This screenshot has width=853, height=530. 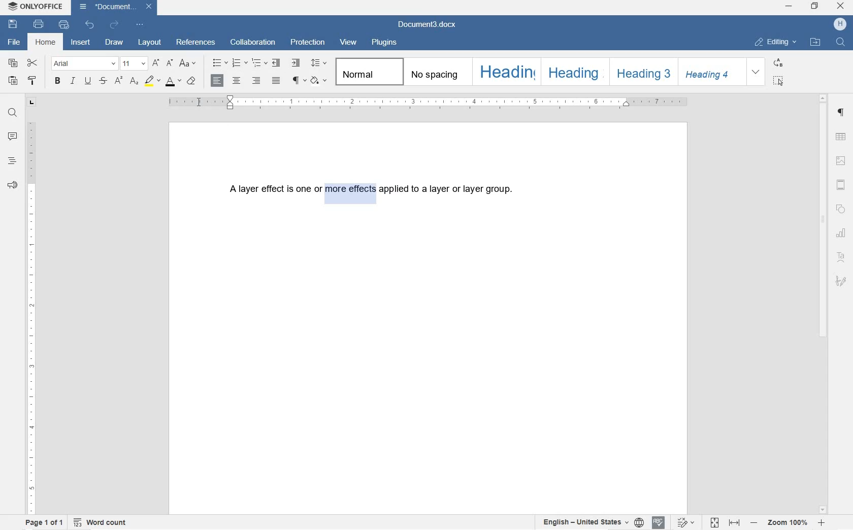 I want to click on FONT COLOR, so click(x=172, y=82).